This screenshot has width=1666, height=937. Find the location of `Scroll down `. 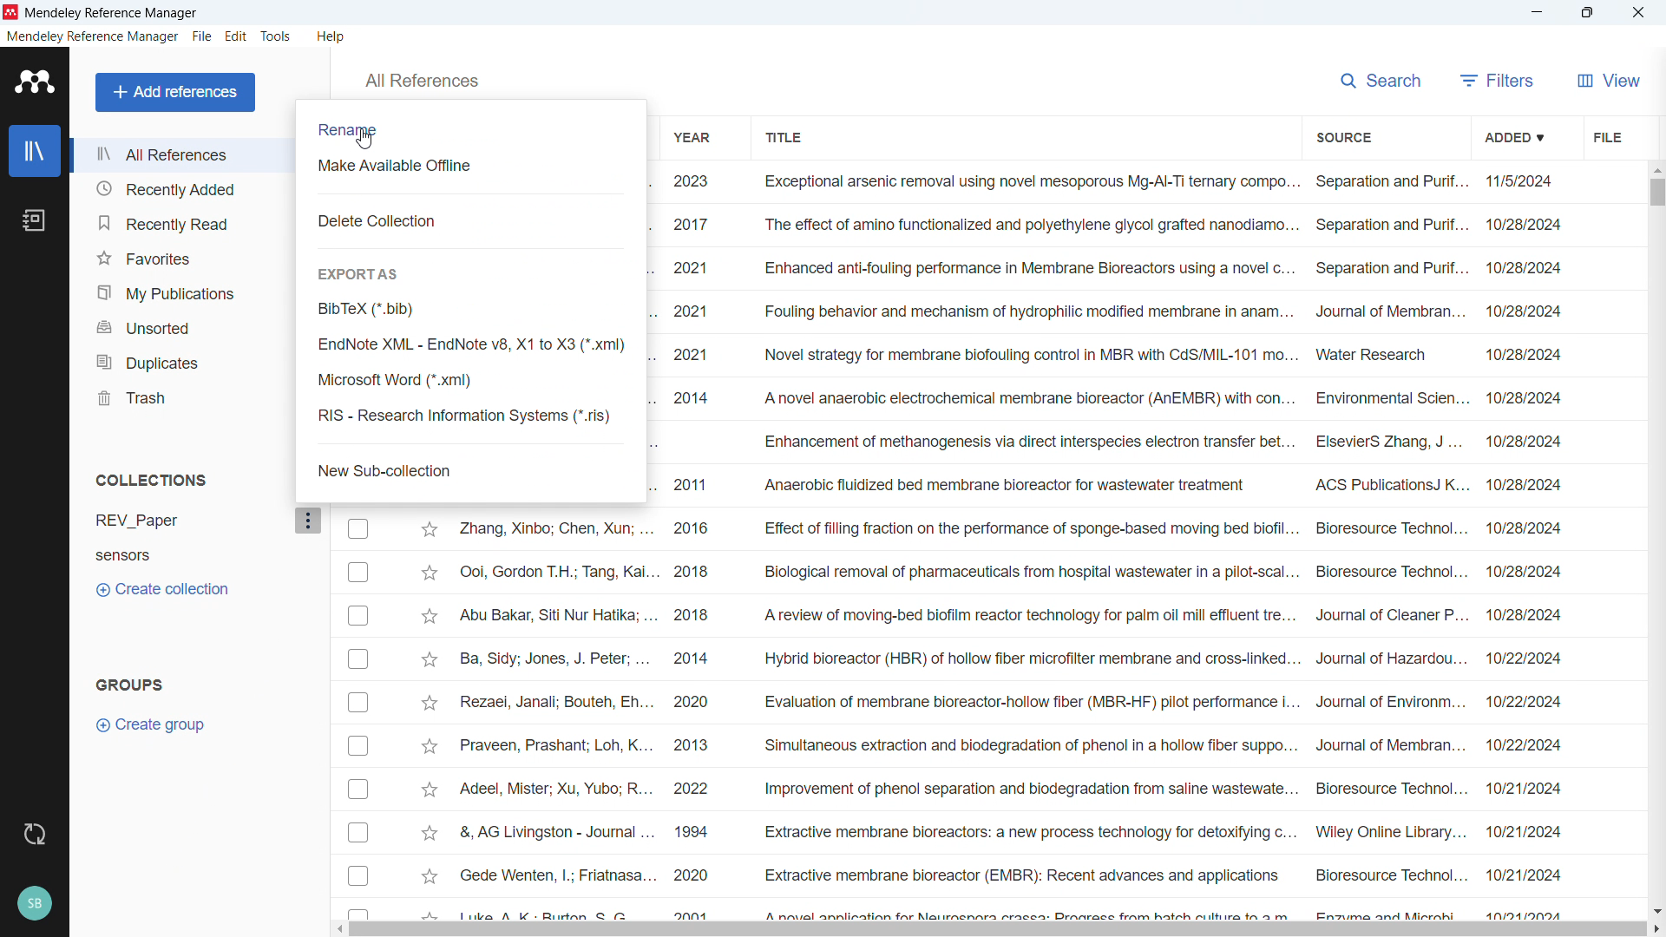

Scroll down  is located at coordinates (1656, 910).